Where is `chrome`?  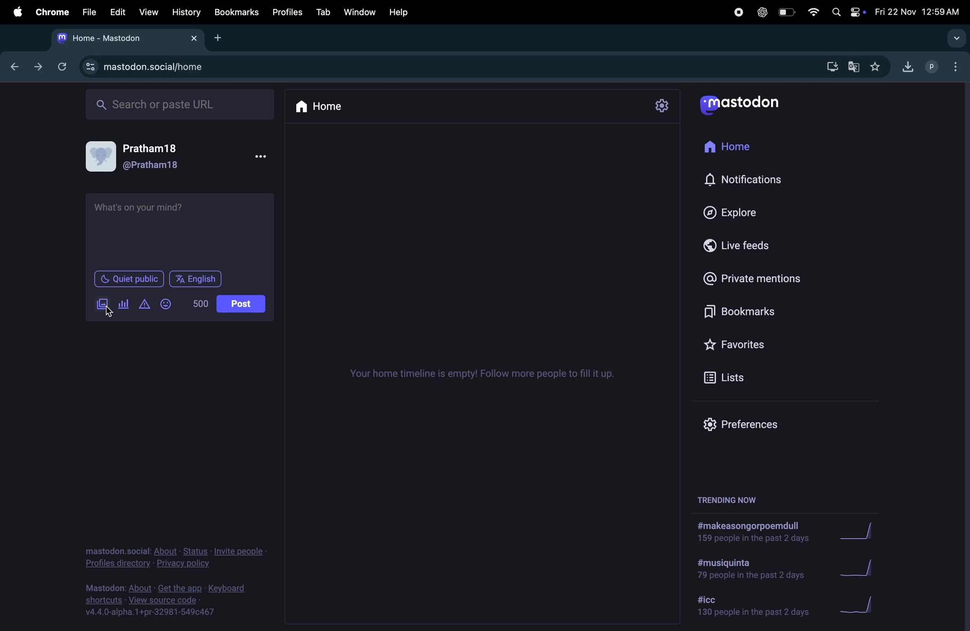 chrome is located at coordinates (52, 12).